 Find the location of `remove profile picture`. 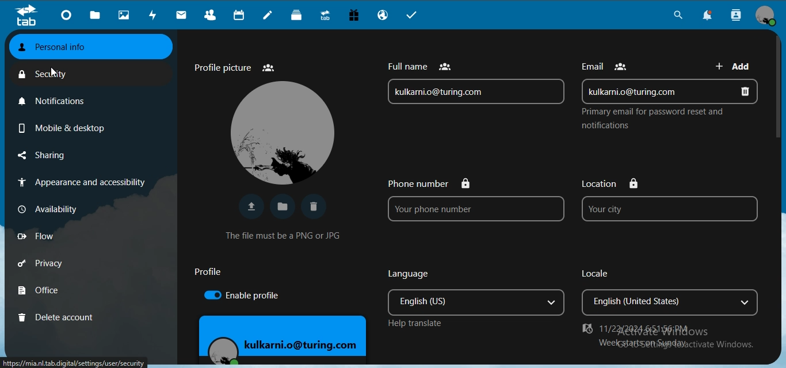

remove profile picture is located at coordinates (316, 207).